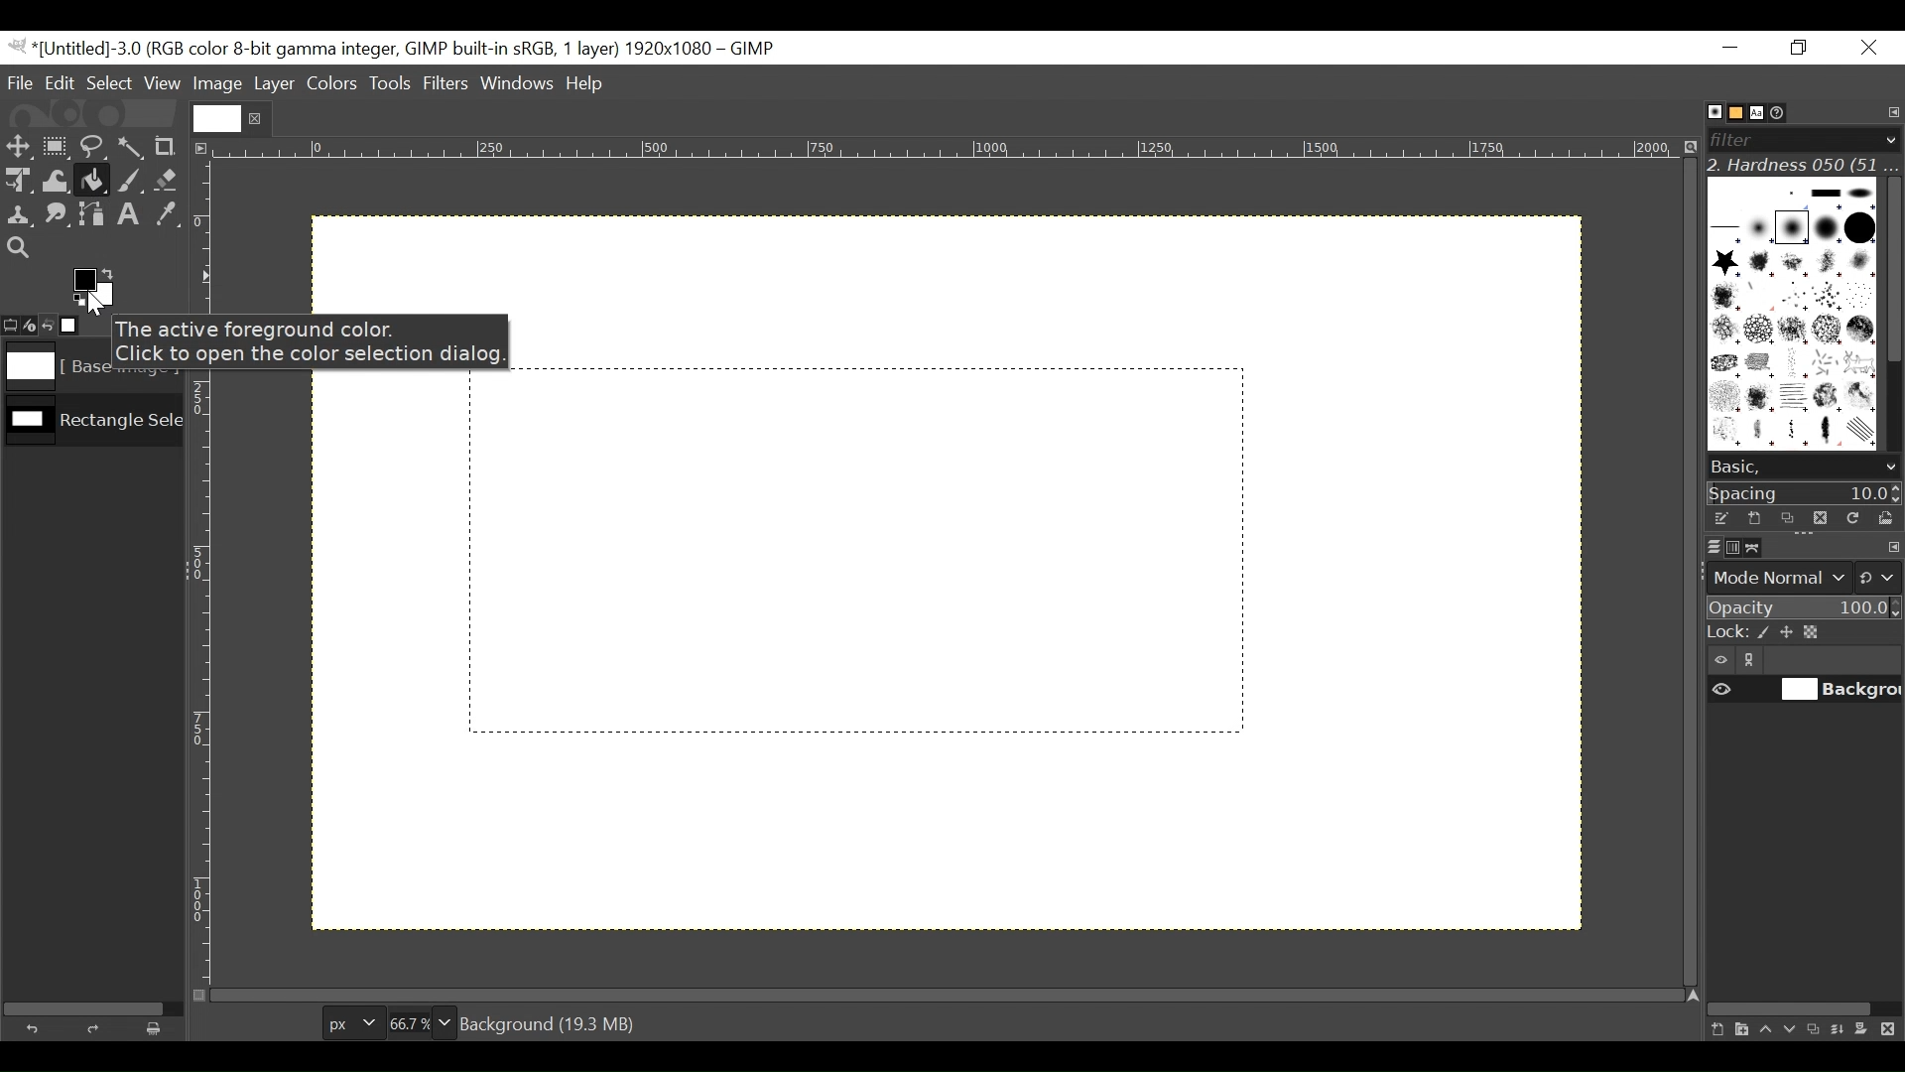  Describe the element at coordinates (163, 83) in the screenshot. I see `View` at that location.